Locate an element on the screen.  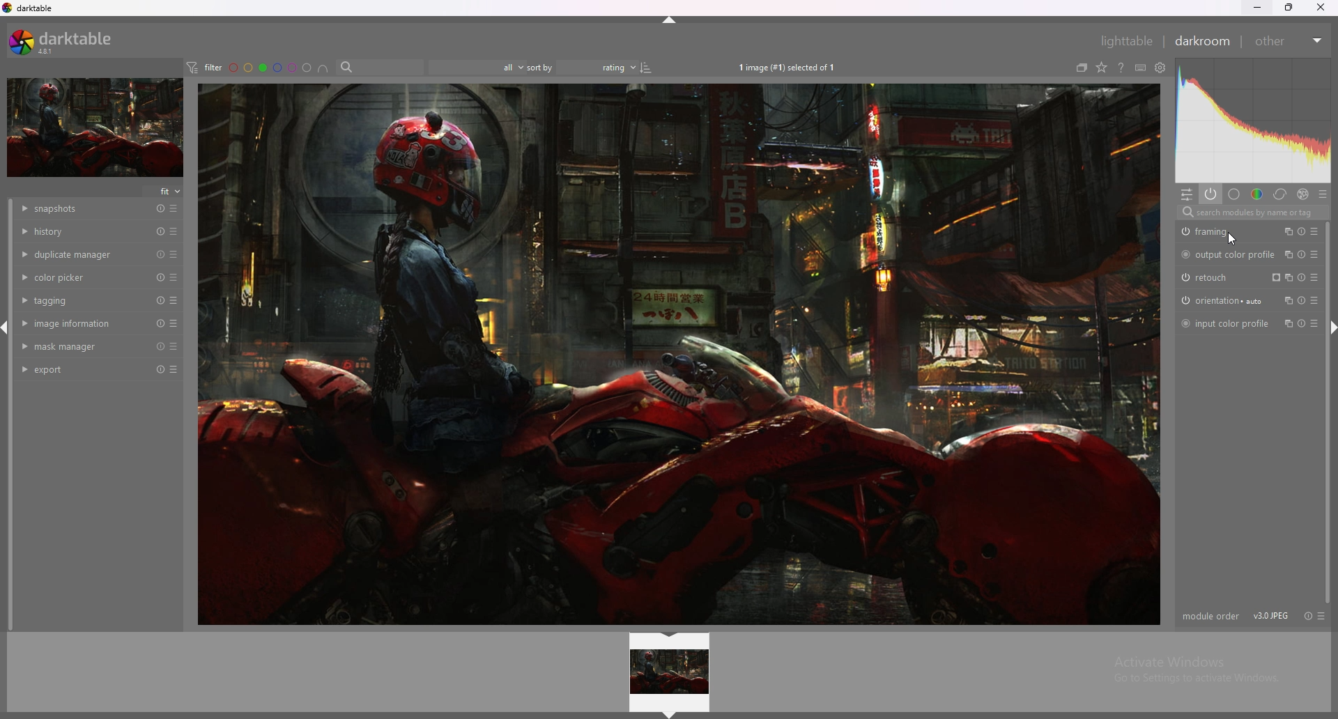
target image is located at coordinates (678, 354).